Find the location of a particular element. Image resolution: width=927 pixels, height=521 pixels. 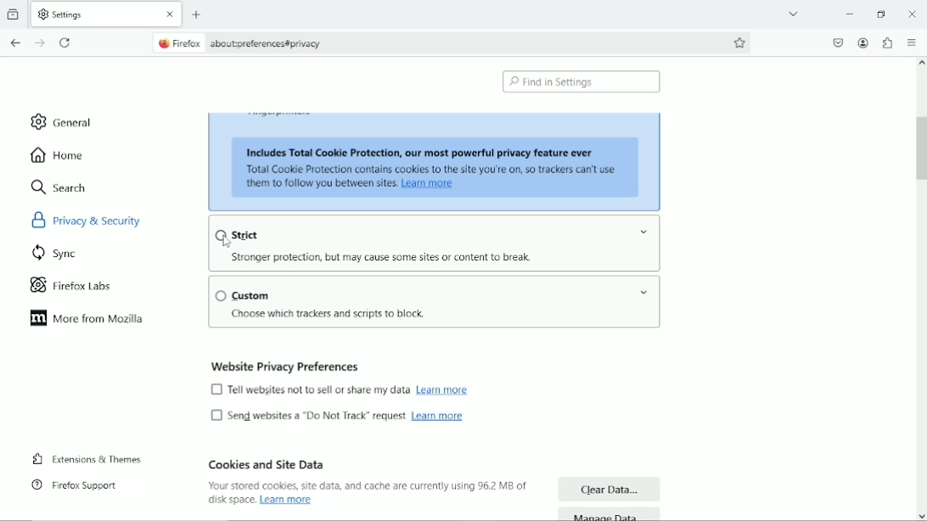

more from mozilla is located at coordinates (87, 318).